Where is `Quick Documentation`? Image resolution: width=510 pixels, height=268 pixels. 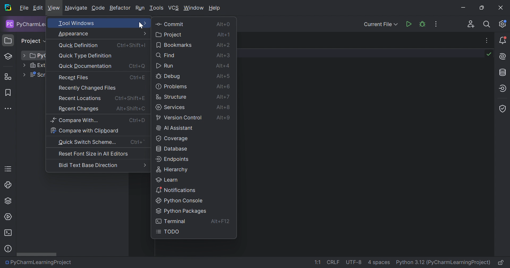
Quick Documentation is located at coordinates (85, 66).